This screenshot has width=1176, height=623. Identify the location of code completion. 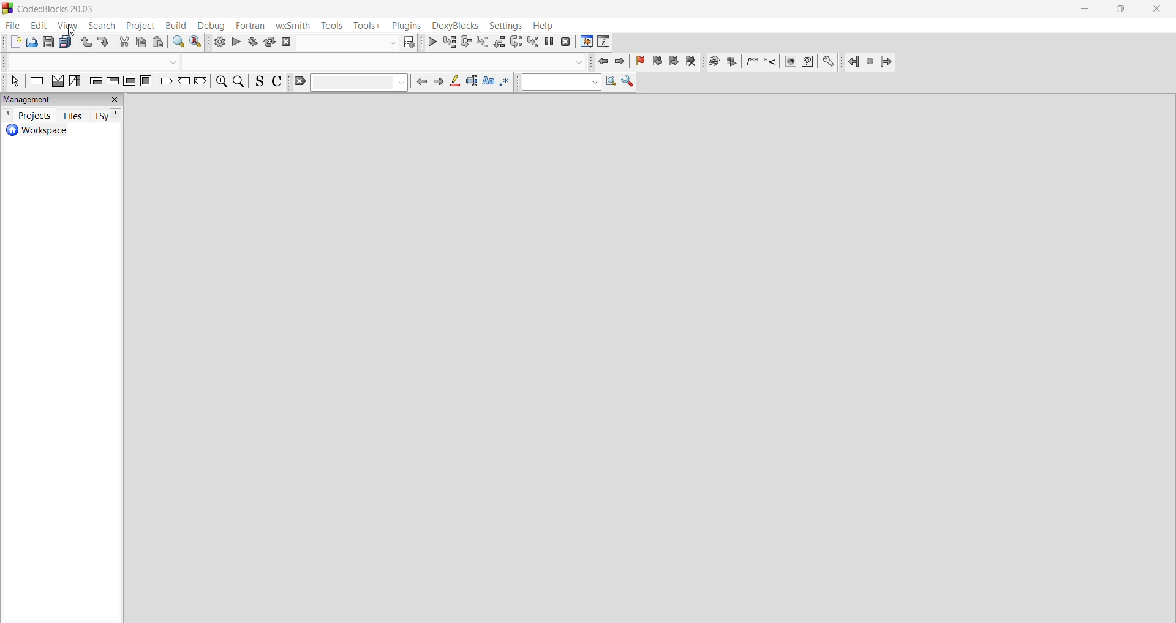
(295, 62).